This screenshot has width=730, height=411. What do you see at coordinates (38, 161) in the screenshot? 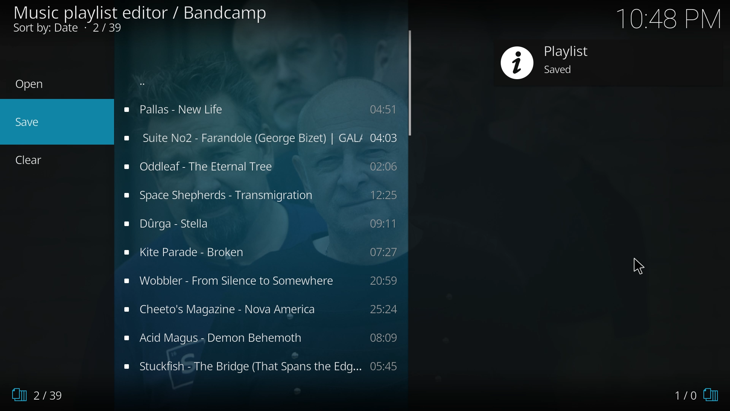
I see `Clear` at bounding box center [38, 161].